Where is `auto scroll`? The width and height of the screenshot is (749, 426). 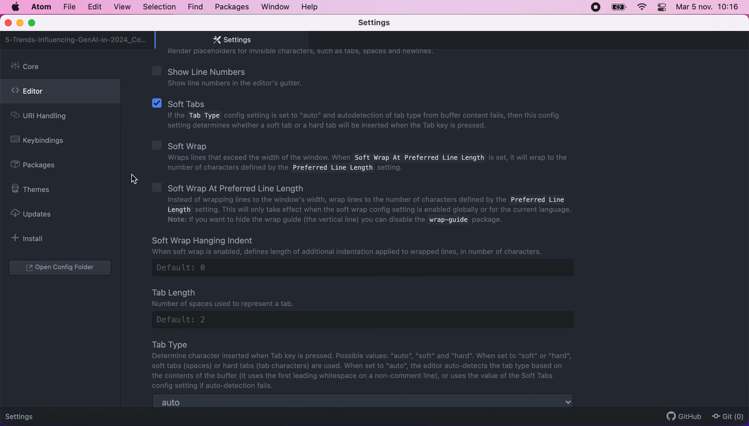
auto scroll is located at coordinates (364, 401).